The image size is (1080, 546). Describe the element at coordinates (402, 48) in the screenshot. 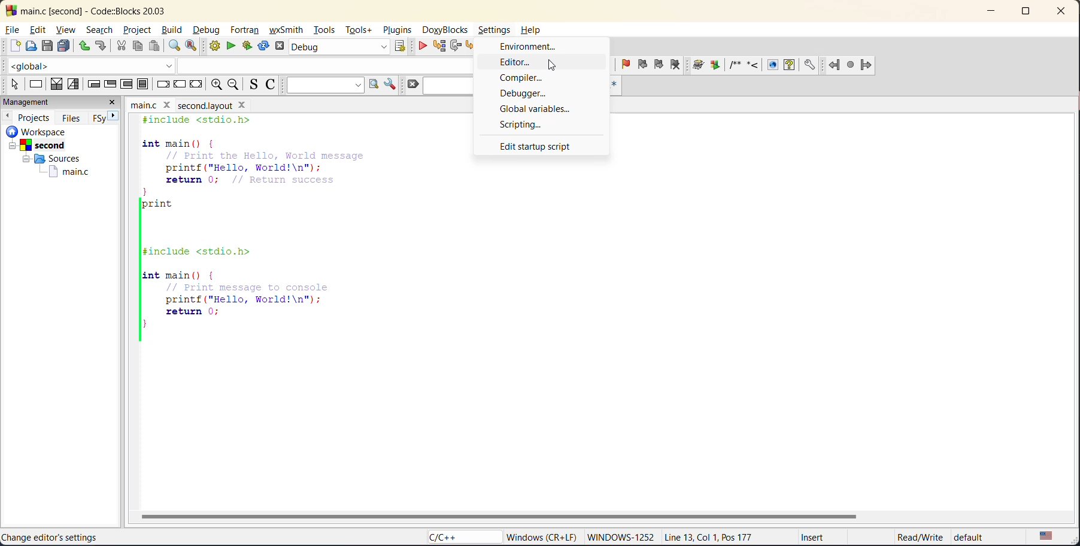

I see `show select target dialog` at that location.